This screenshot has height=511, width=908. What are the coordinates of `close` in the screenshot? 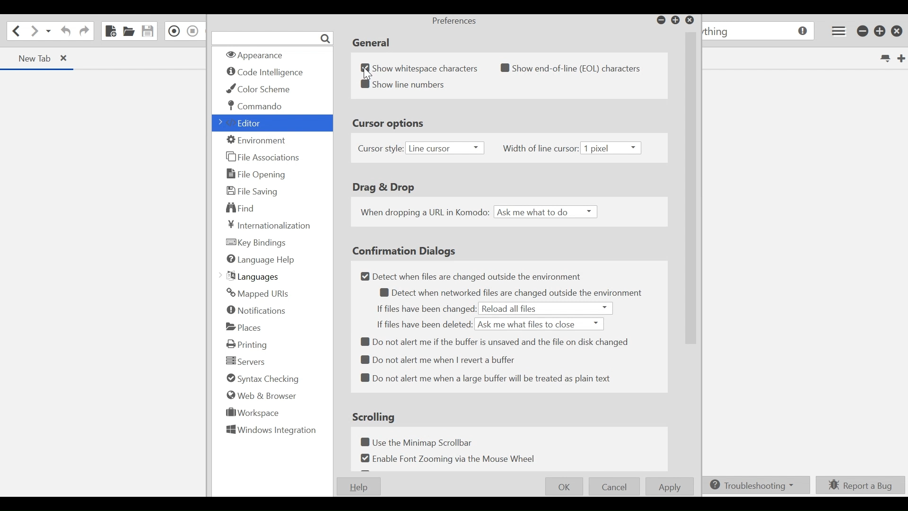 It's located at (65, 58).